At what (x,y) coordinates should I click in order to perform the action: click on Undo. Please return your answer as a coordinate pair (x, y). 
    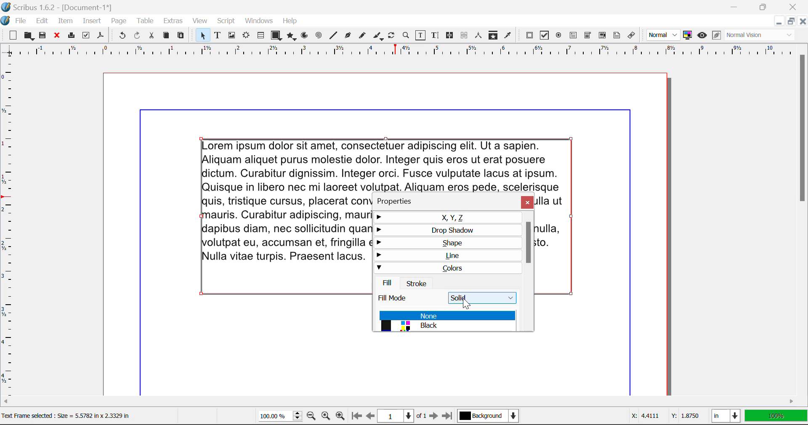
    Looking at the image, I should click on (122, 37).